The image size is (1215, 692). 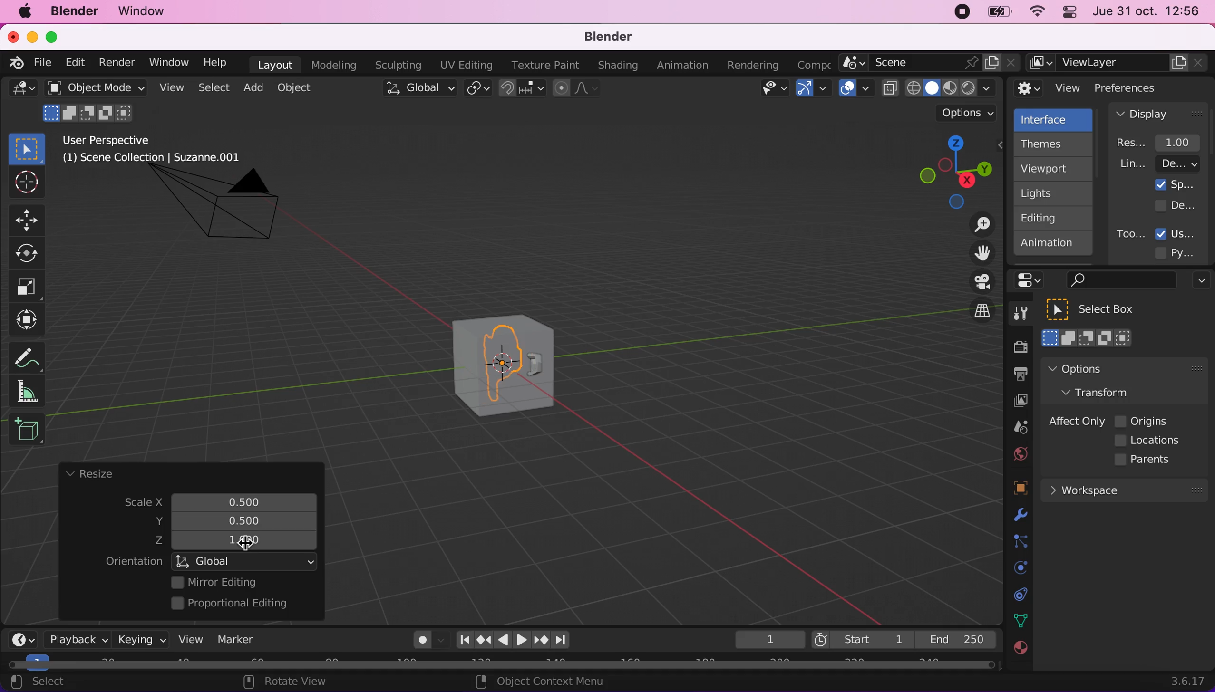 I want to click on jue 31 oct. 12:56, so click(x=1147, y=11).